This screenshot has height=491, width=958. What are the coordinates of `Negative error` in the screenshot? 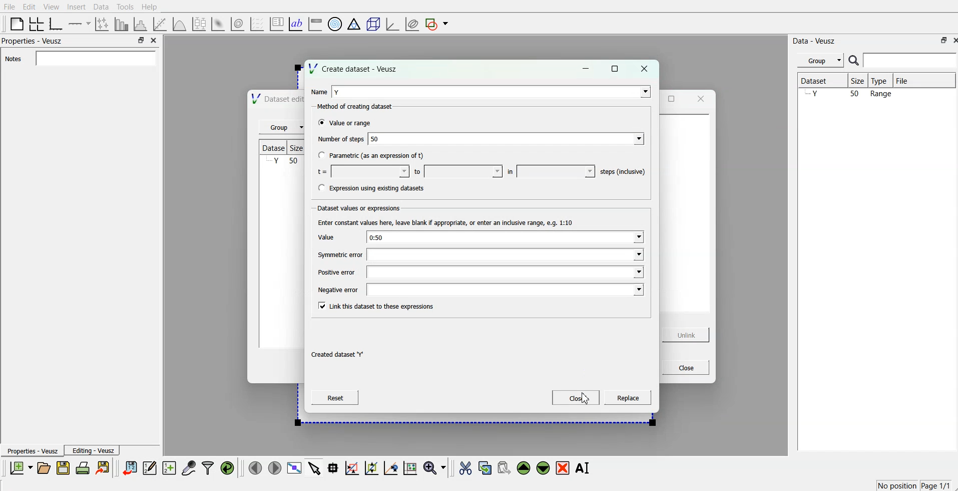 It's located at (339, 289).